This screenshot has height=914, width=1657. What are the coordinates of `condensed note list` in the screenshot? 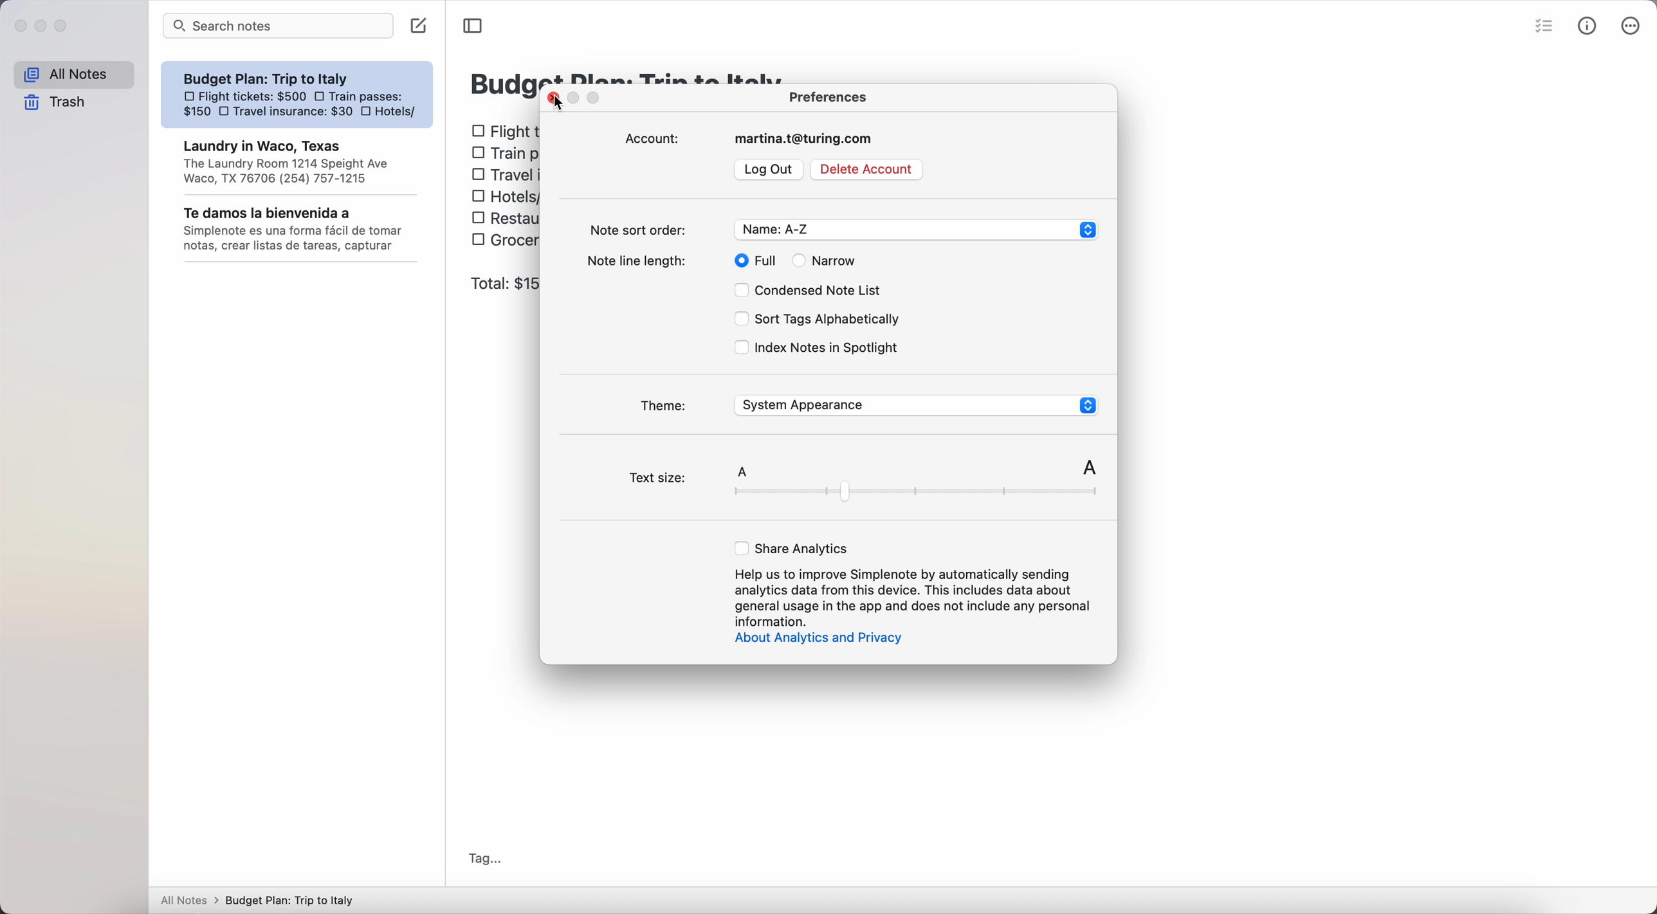 It's located at (809, 288).